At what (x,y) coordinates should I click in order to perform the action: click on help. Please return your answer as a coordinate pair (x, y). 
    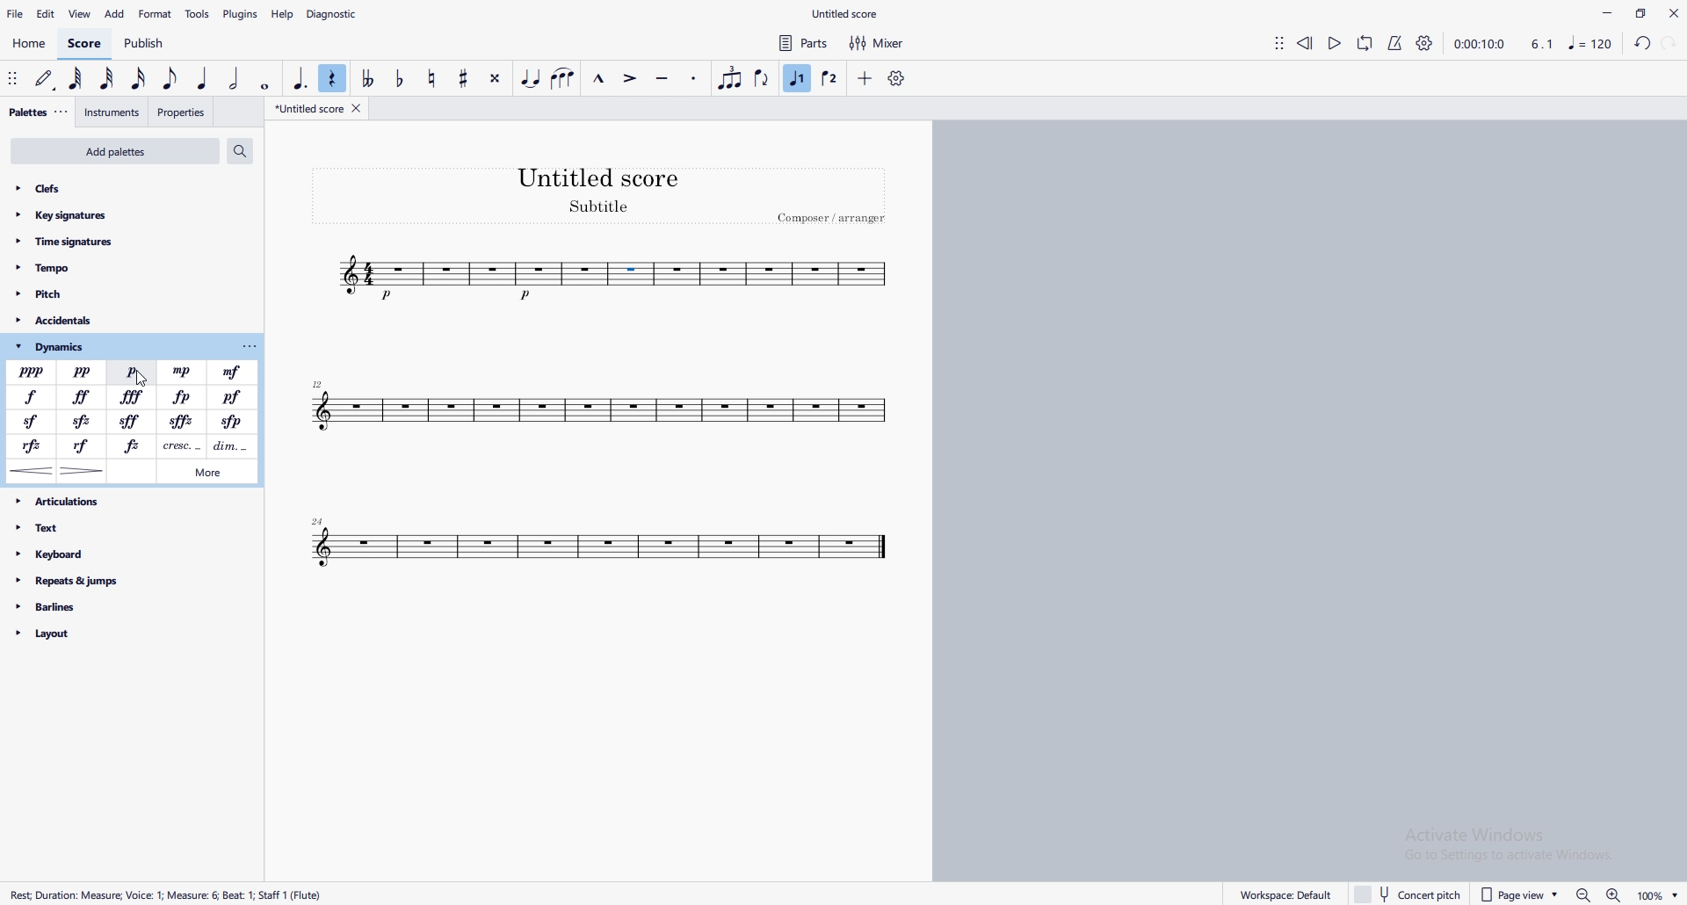
    Looking at the image, I should click on (282, 15).